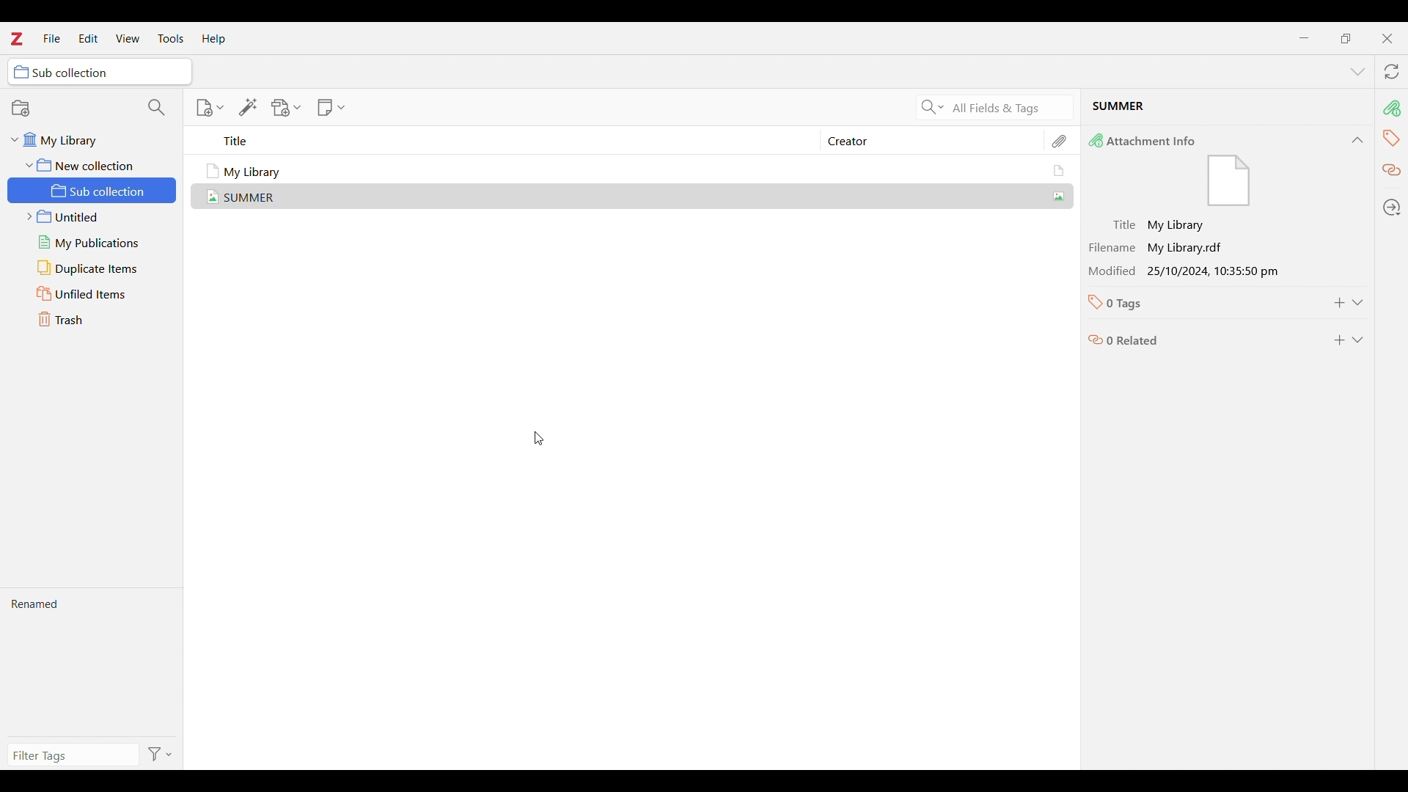 The height and width of the screenshot is (792, 1408). I want to click on My publications , so click(93, 243).